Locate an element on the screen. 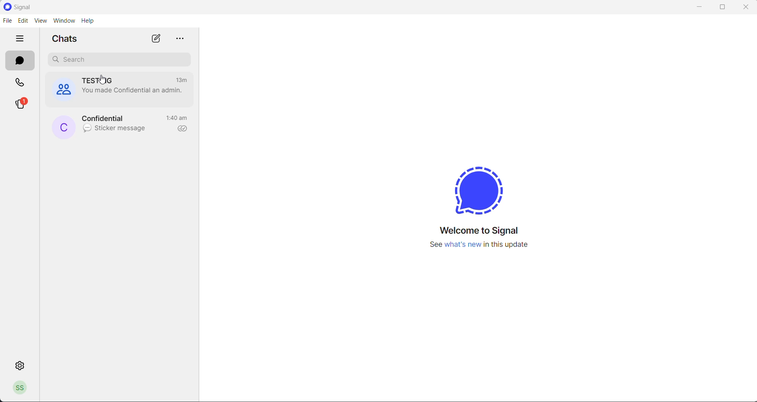 This screenshot has height=402, width=757. edit is located at coordinates (22, 22).